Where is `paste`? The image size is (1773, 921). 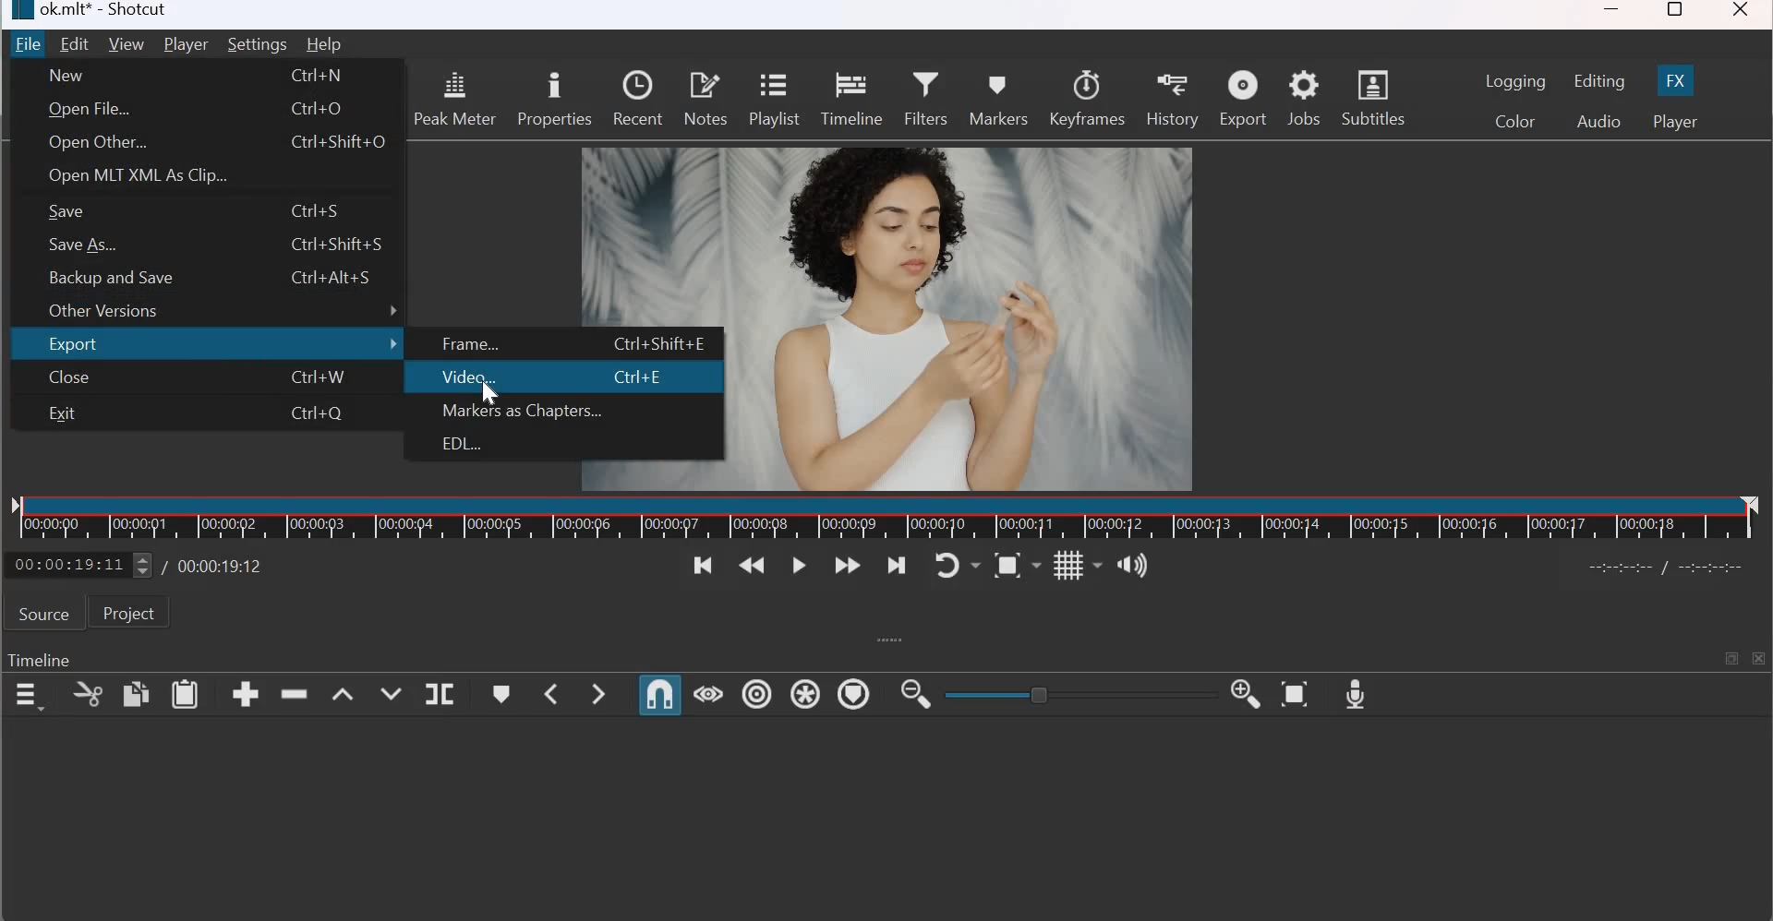
paste is located at coordinates (185, 694).